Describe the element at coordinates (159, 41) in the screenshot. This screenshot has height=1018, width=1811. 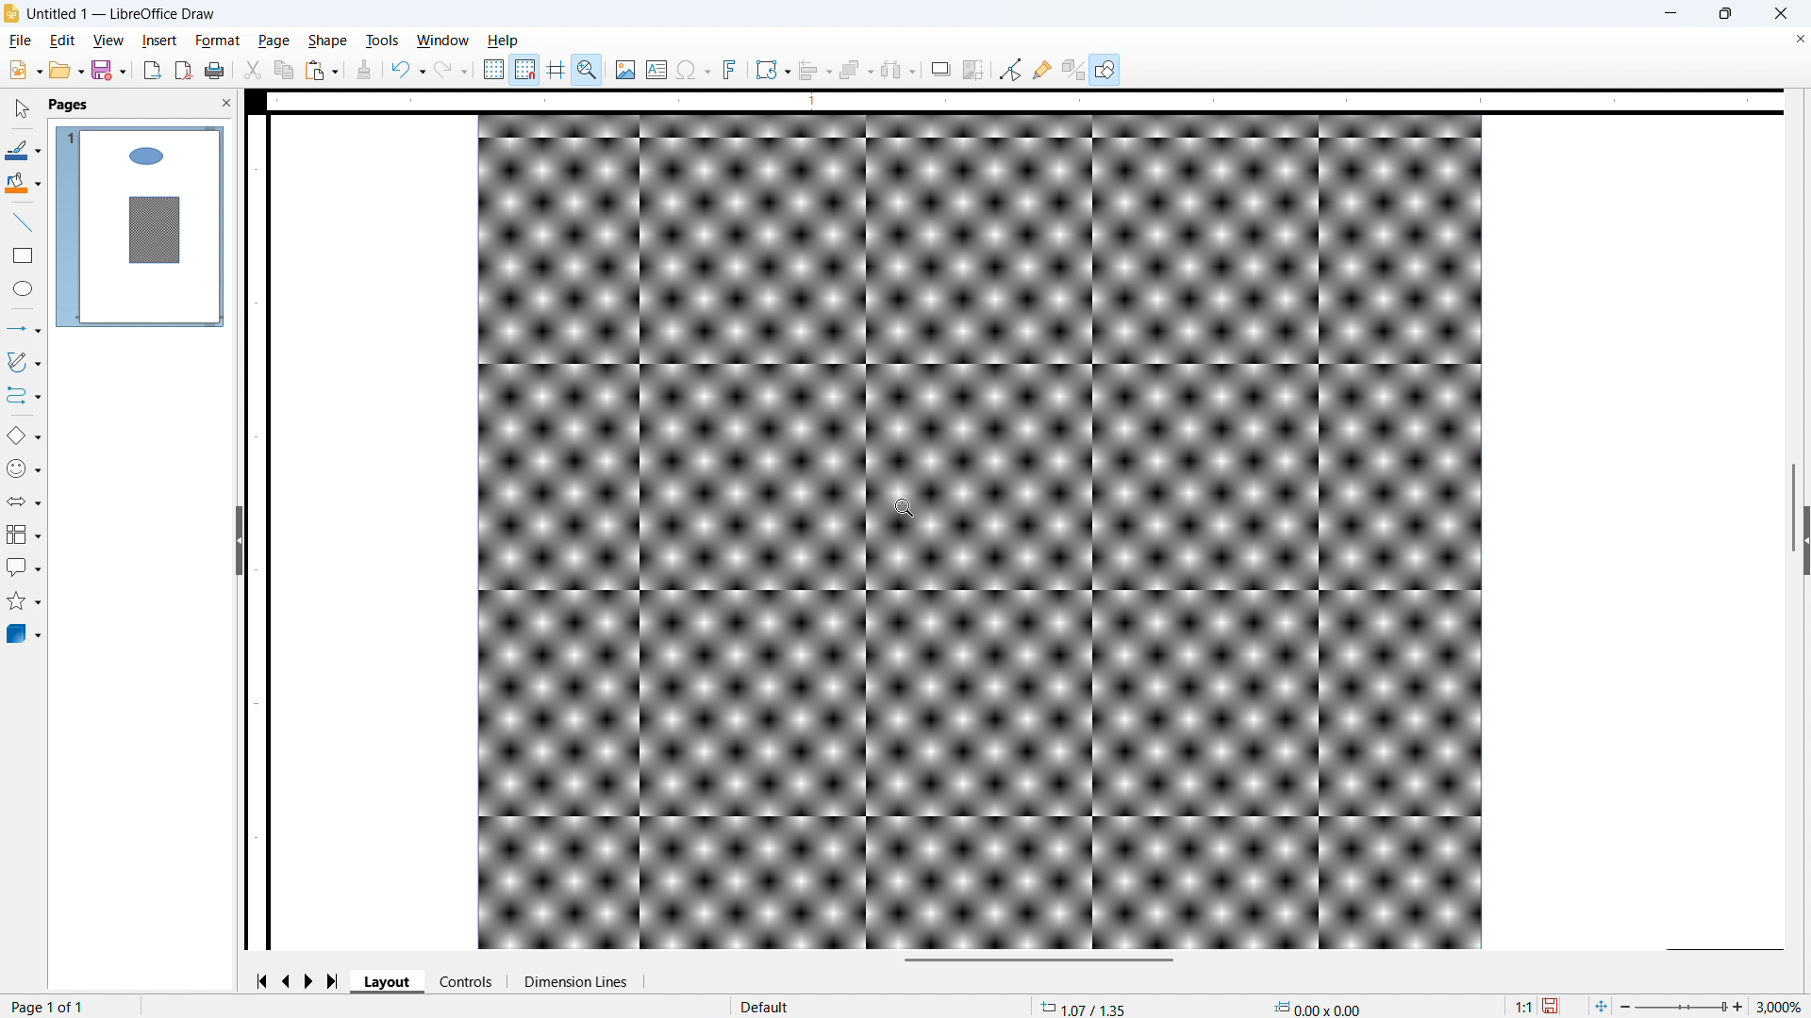
I see `Insert ` at that location.